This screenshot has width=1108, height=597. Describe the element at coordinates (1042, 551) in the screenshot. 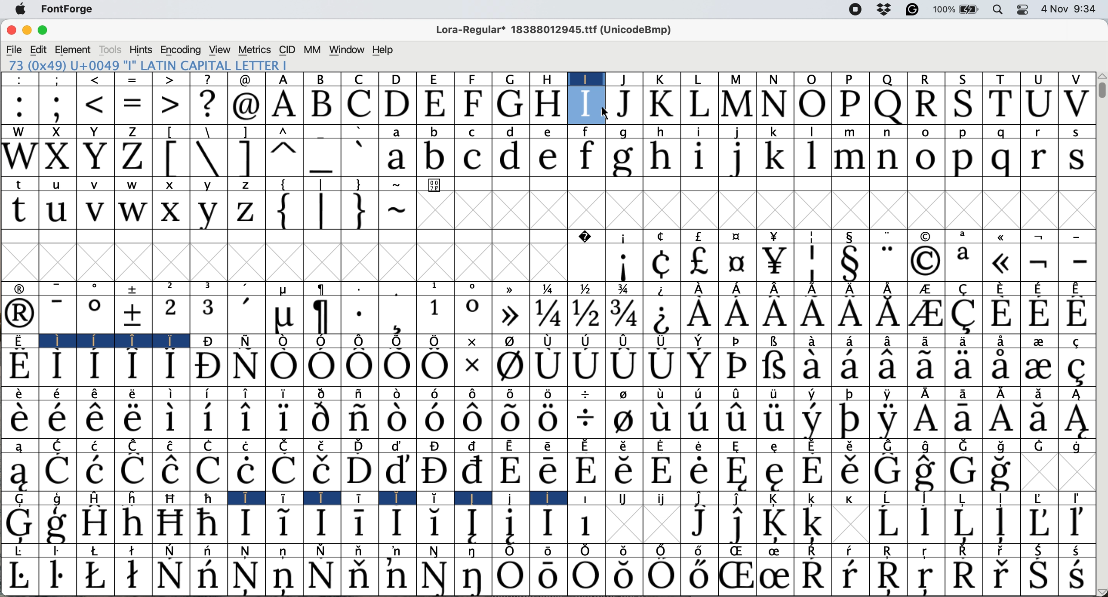

I see `Symbol` at that location.